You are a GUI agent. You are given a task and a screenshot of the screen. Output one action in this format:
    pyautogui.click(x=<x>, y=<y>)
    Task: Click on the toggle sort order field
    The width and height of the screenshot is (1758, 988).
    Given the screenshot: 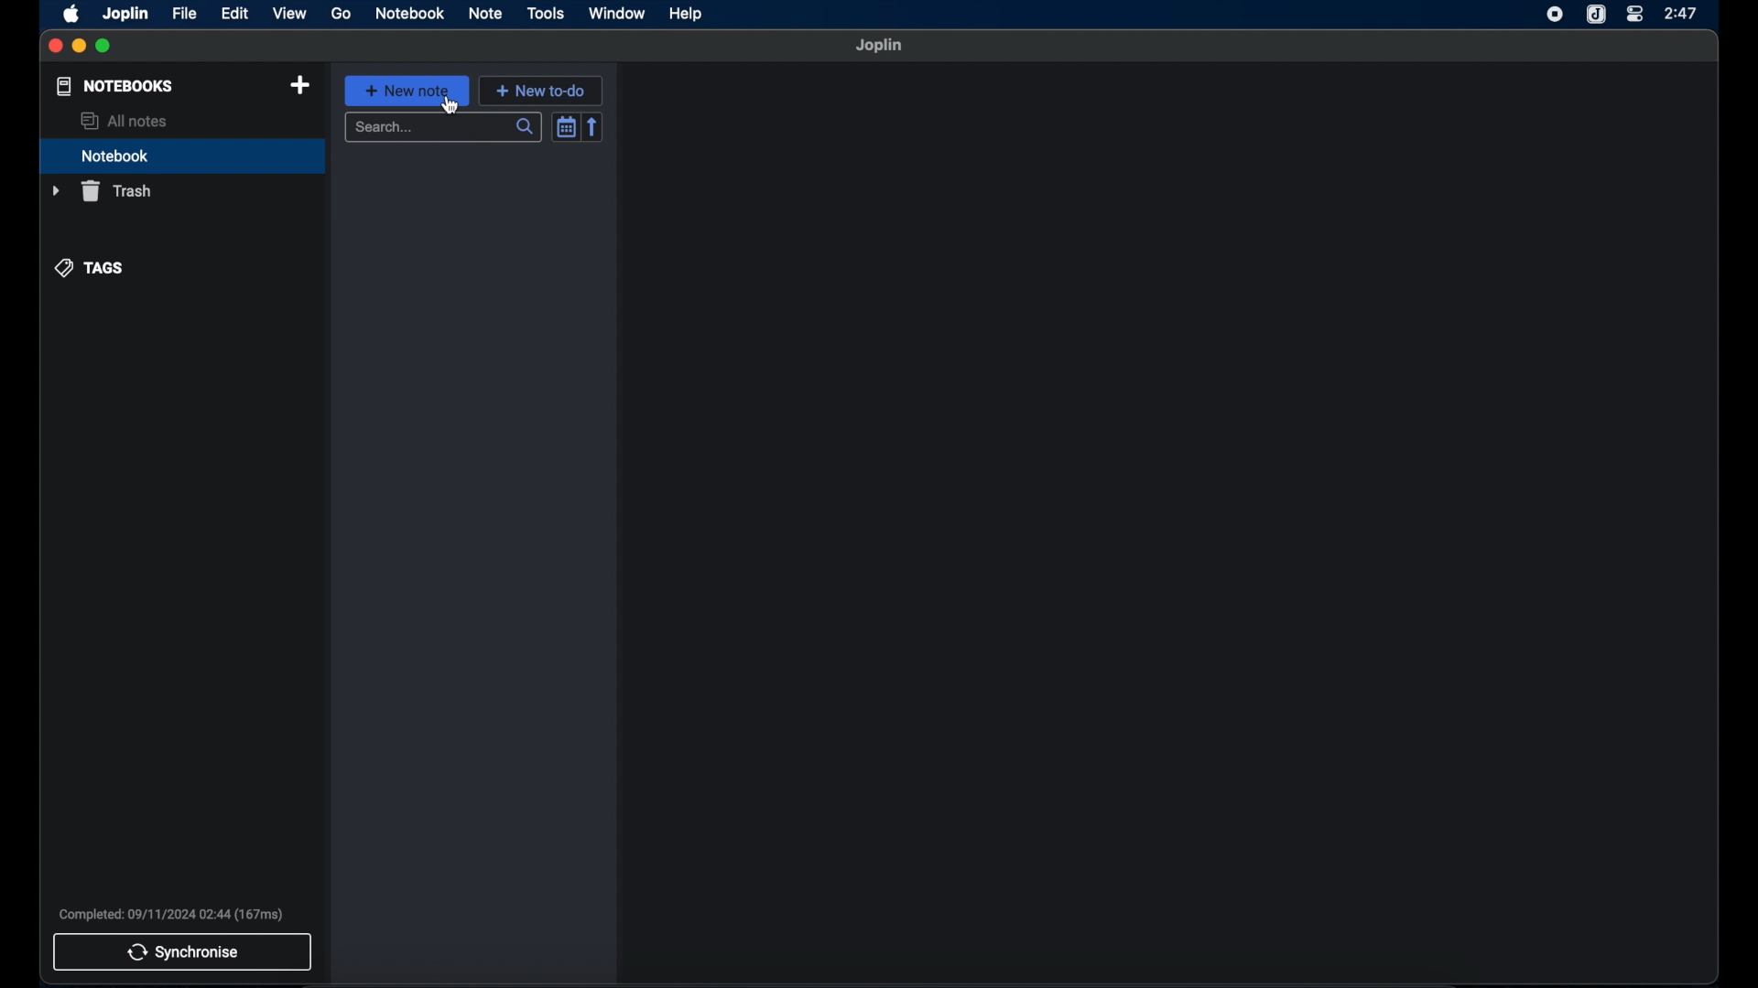 What is the action you would take?
    pyautogui.click(x=565, y=126)
    